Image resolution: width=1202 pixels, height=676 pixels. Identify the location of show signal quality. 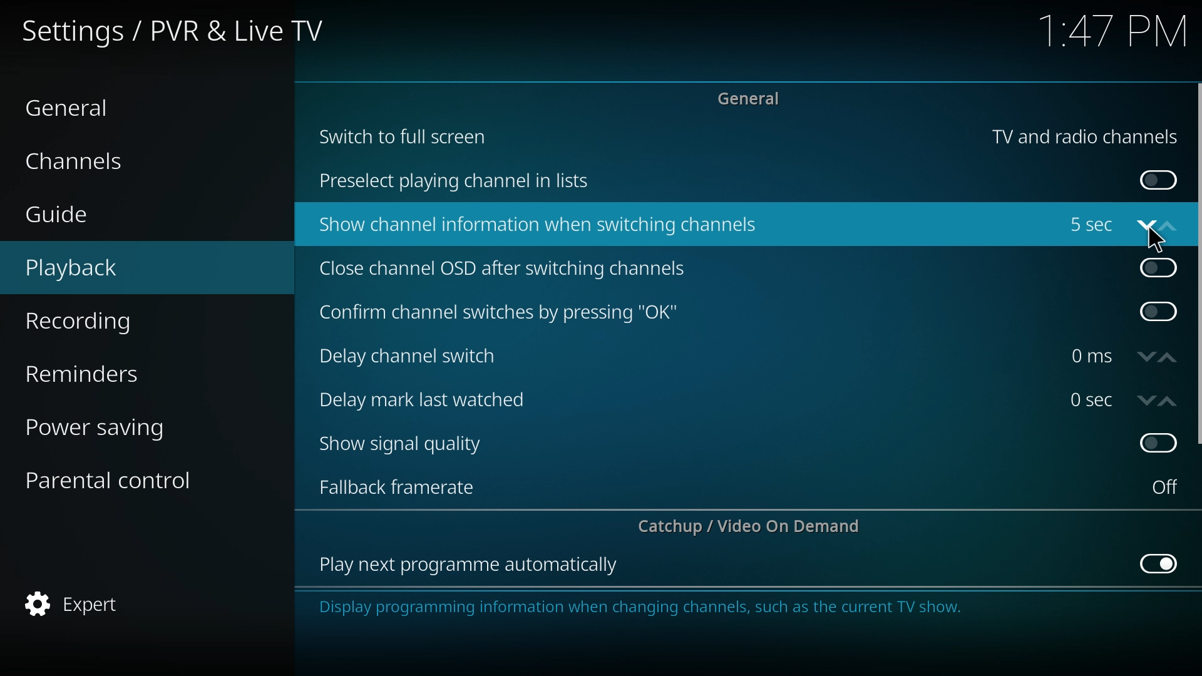
(409, 444).